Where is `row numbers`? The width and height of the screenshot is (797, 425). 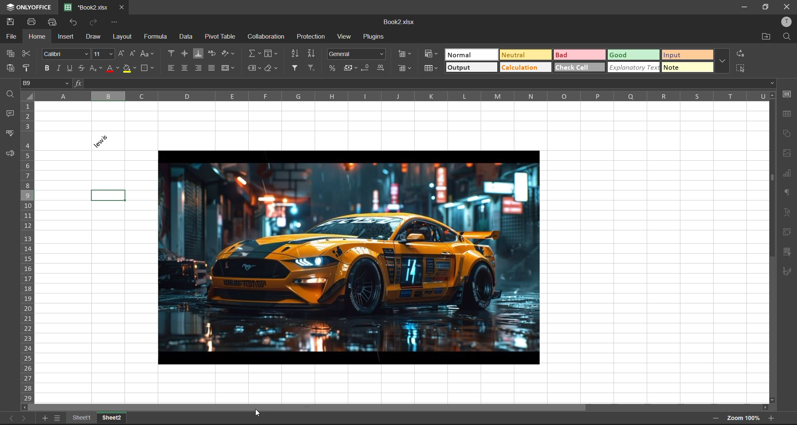 row numbers is located at coordinates (28, 252).